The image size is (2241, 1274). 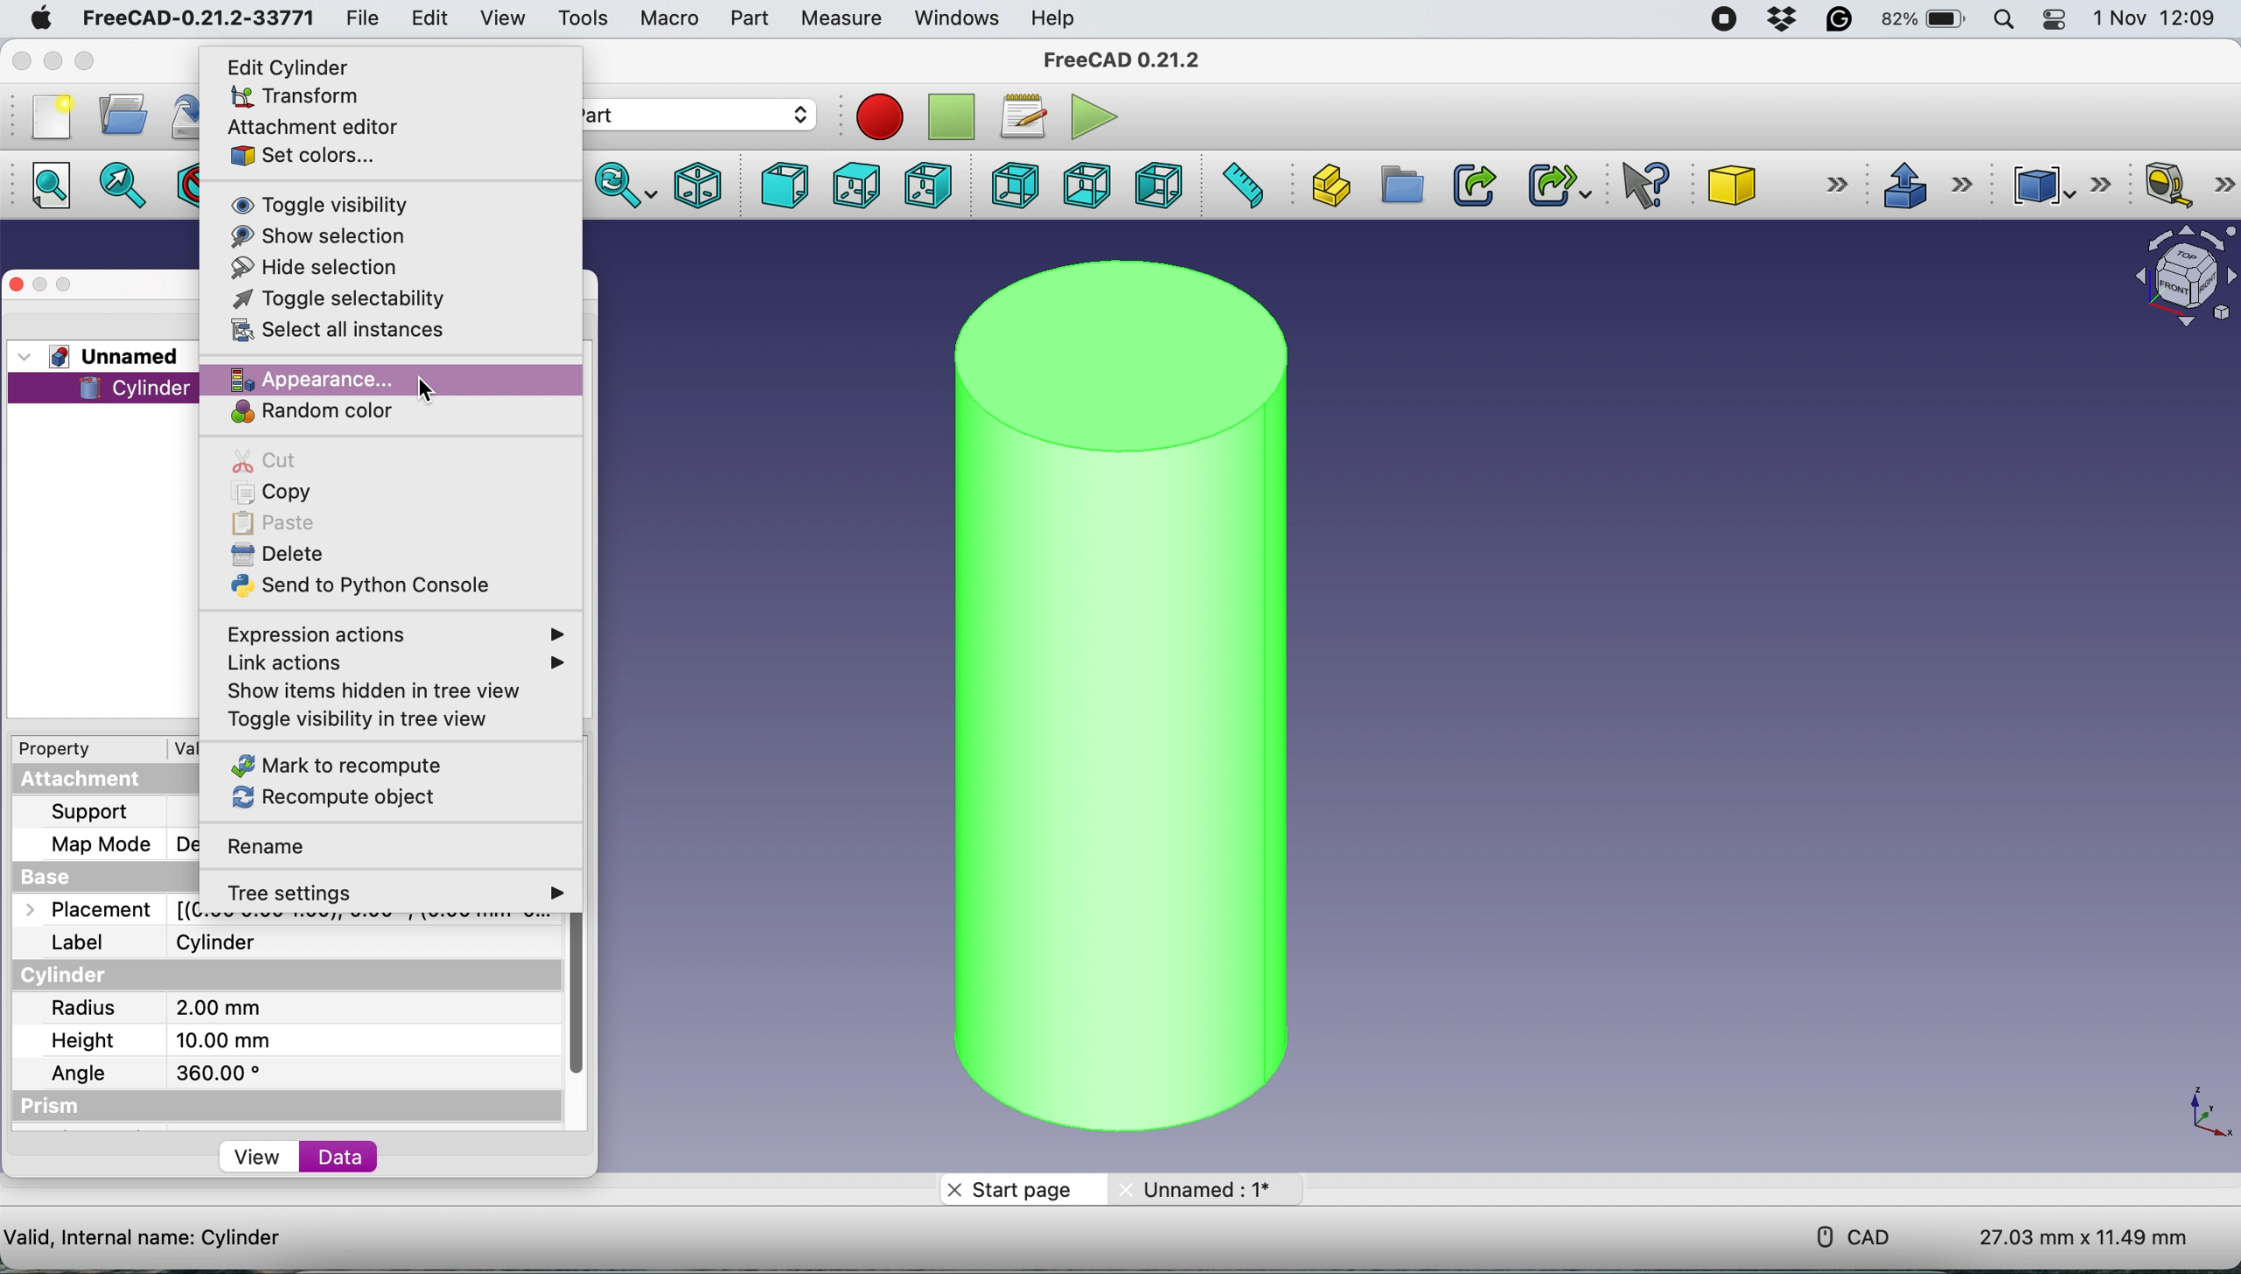 What do you see at coordinates (313, 126) in the screenshot?
I see `attachment editor` at bounding box center [313, 126].